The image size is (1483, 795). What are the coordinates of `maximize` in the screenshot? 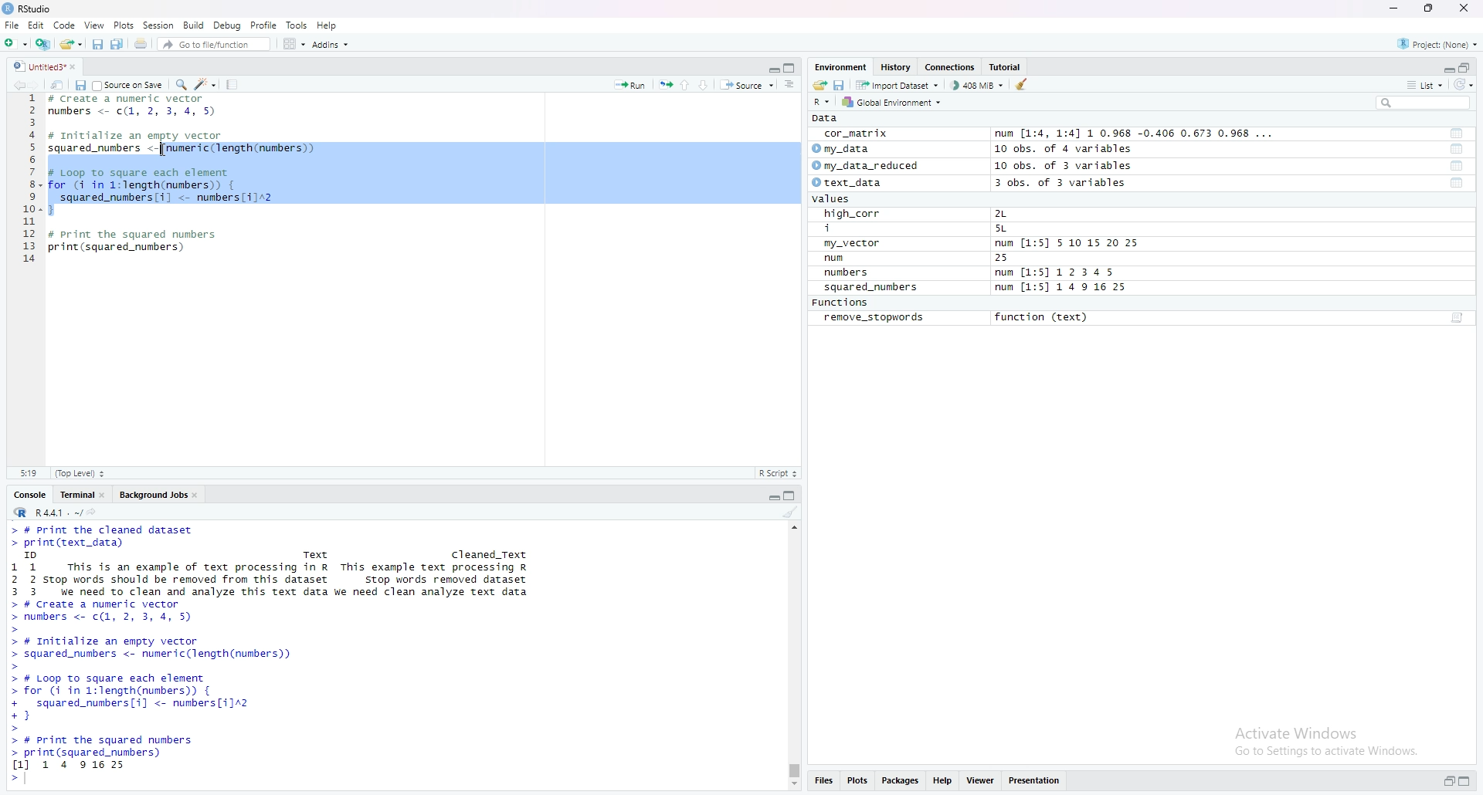 It's located at (792, 67).